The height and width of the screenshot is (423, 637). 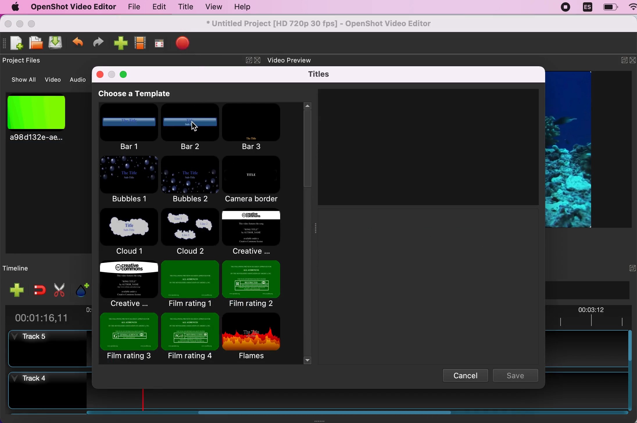 I want to click on bar 3, so click(x=252, y=127).